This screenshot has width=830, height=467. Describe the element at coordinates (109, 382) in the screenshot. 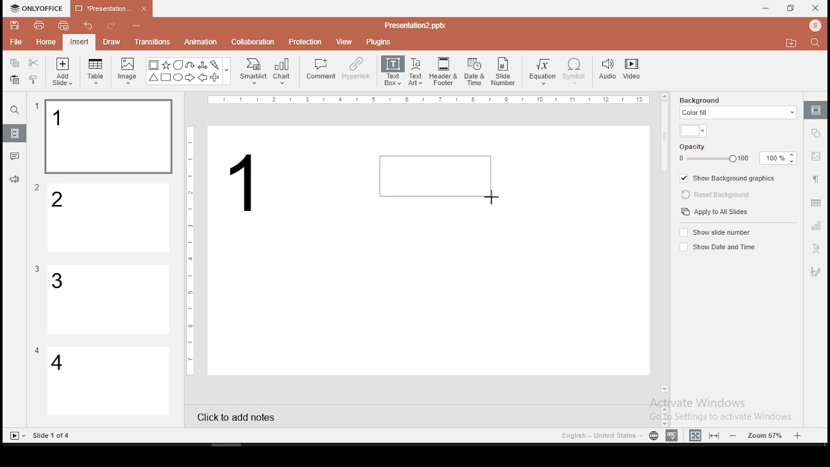

I see `slide 4` at that location.